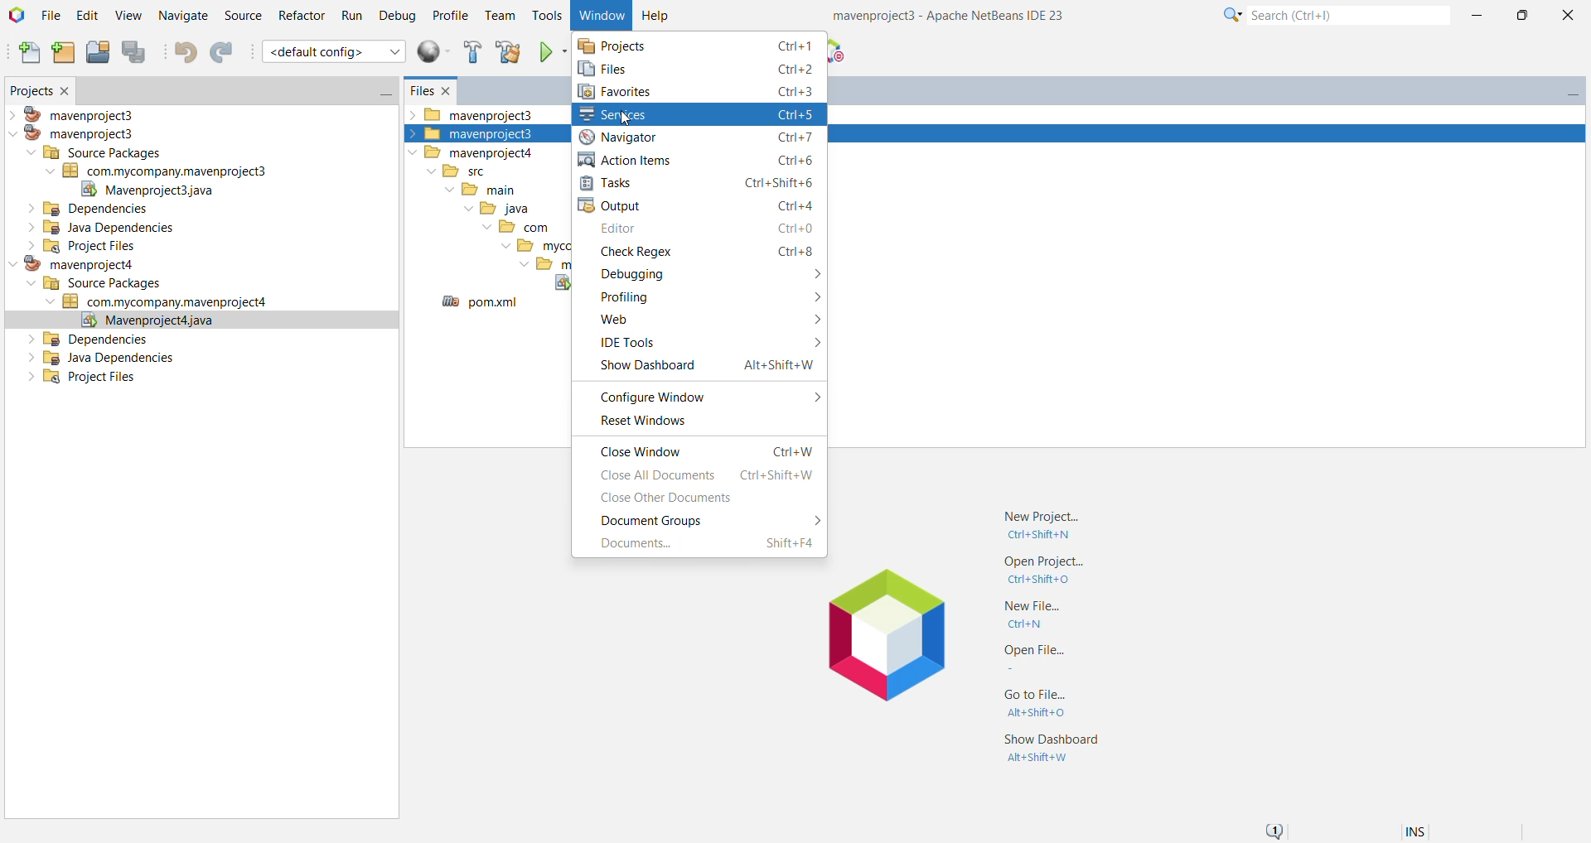 The height and width of the screenshot is (843, 1591). Describe the element at coordinates (704, 252) in the screenshot. I see `Check Regex` at that location.